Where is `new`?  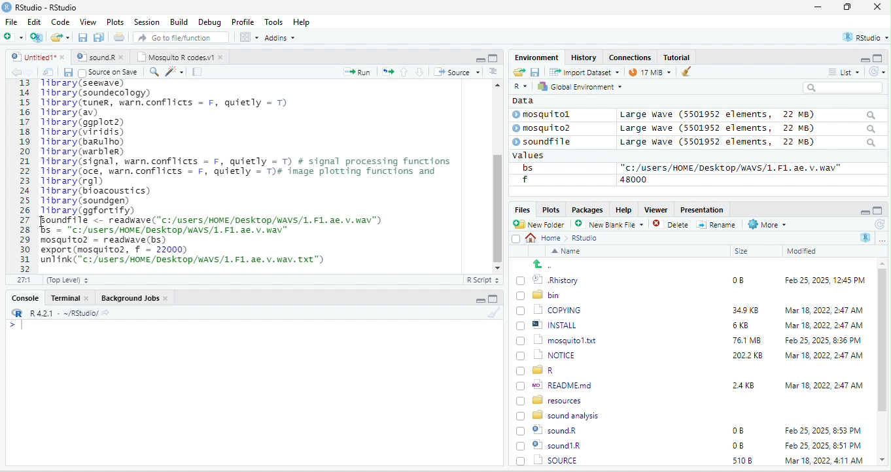 new is located at coordinates (13, 36).